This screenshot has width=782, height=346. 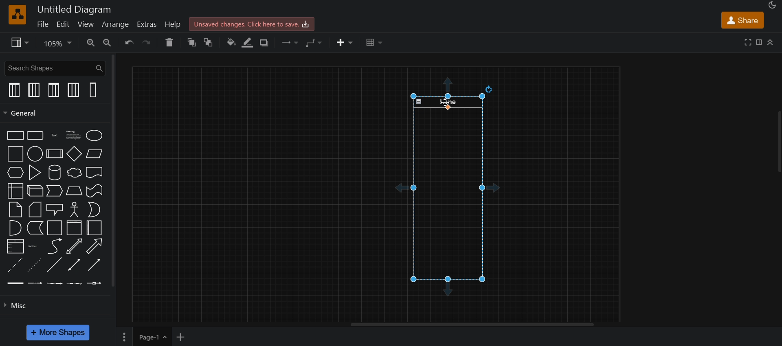 What do you see at coordinates (35, 172) in the screenshot?
I see `trinagle` at bounding box center [35, 172].